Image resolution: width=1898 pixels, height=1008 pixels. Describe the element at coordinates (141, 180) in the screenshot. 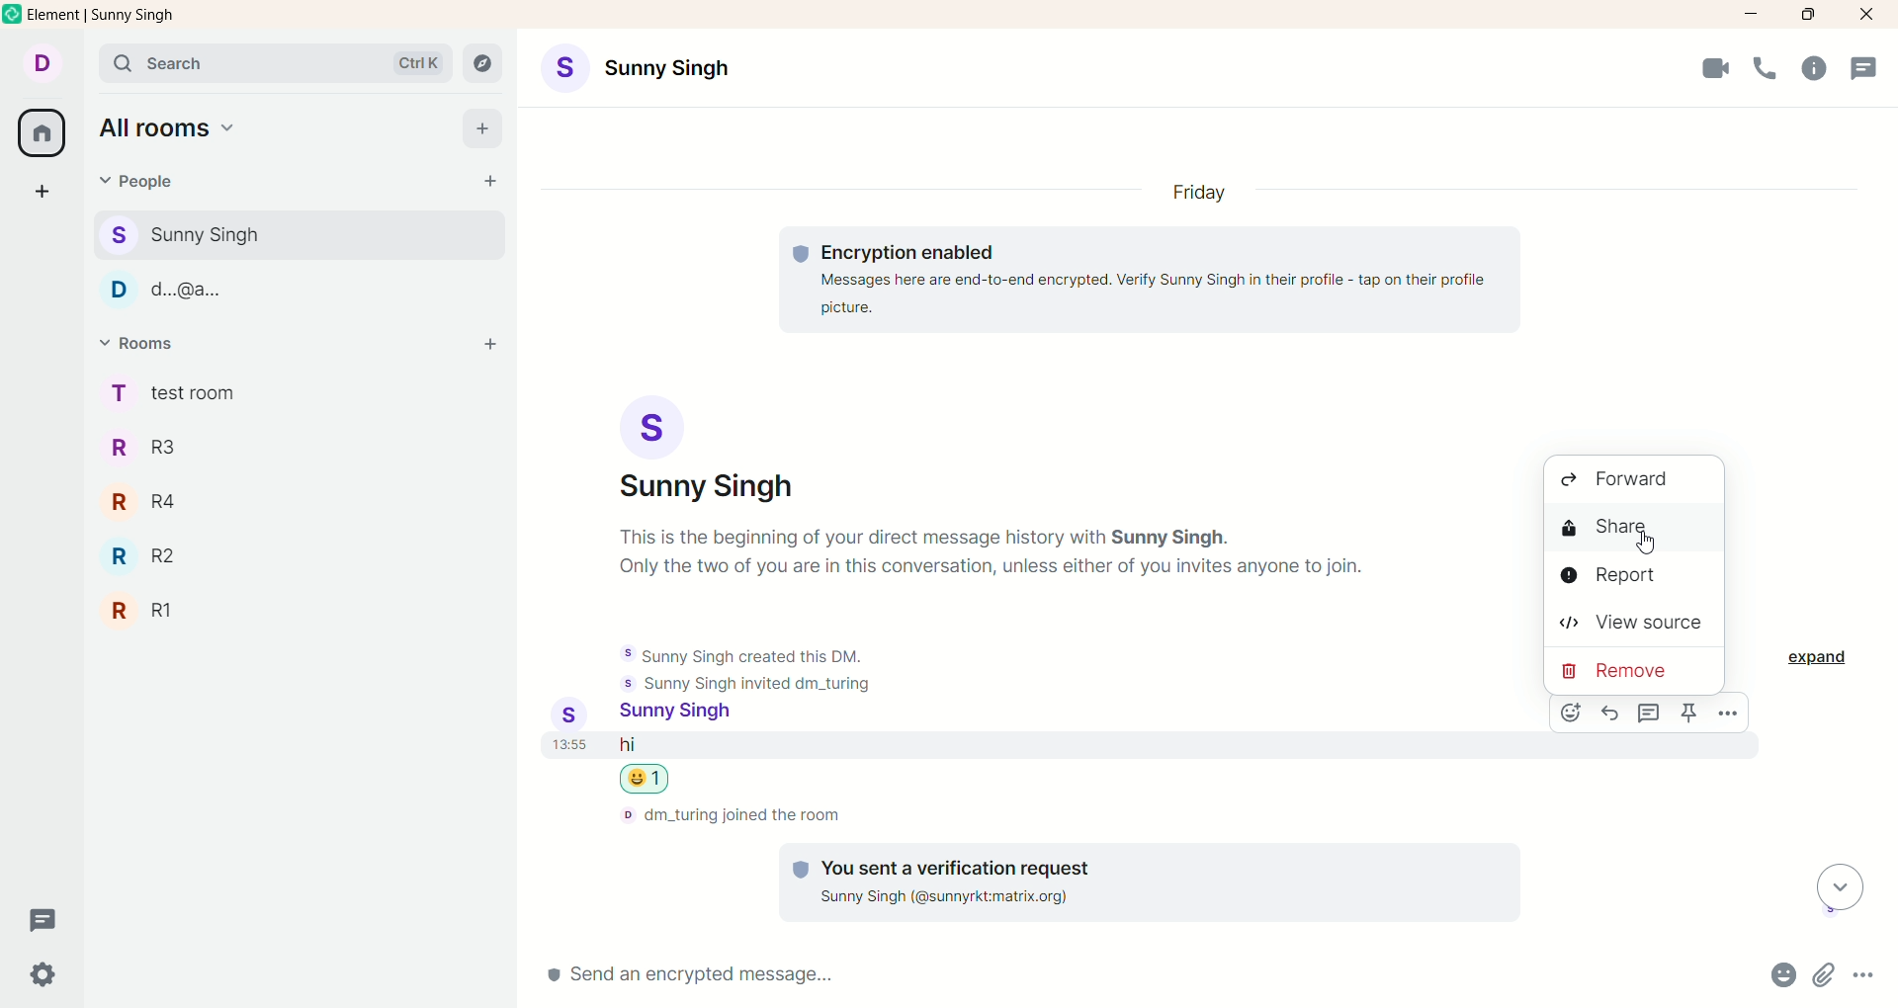

I see `people` at that location.